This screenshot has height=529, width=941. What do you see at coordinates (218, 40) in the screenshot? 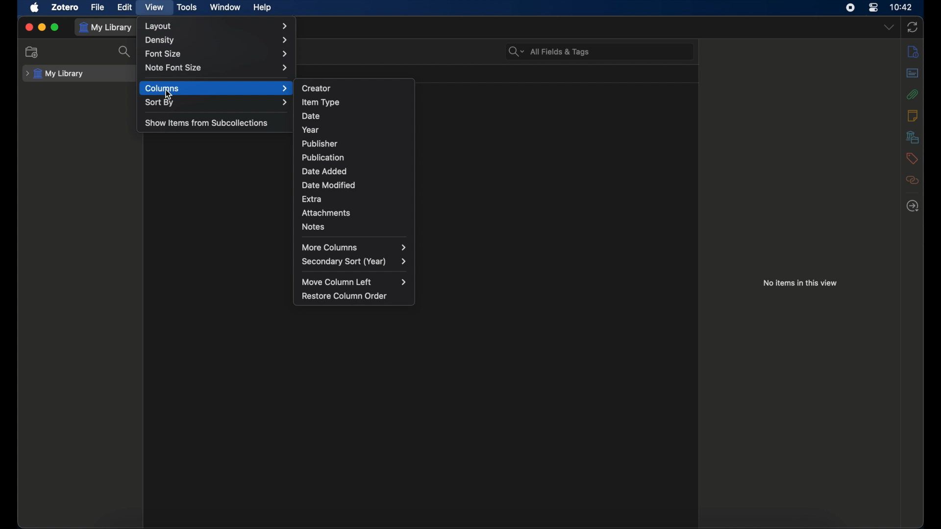
I see `density` at bounding box center [218, 40].